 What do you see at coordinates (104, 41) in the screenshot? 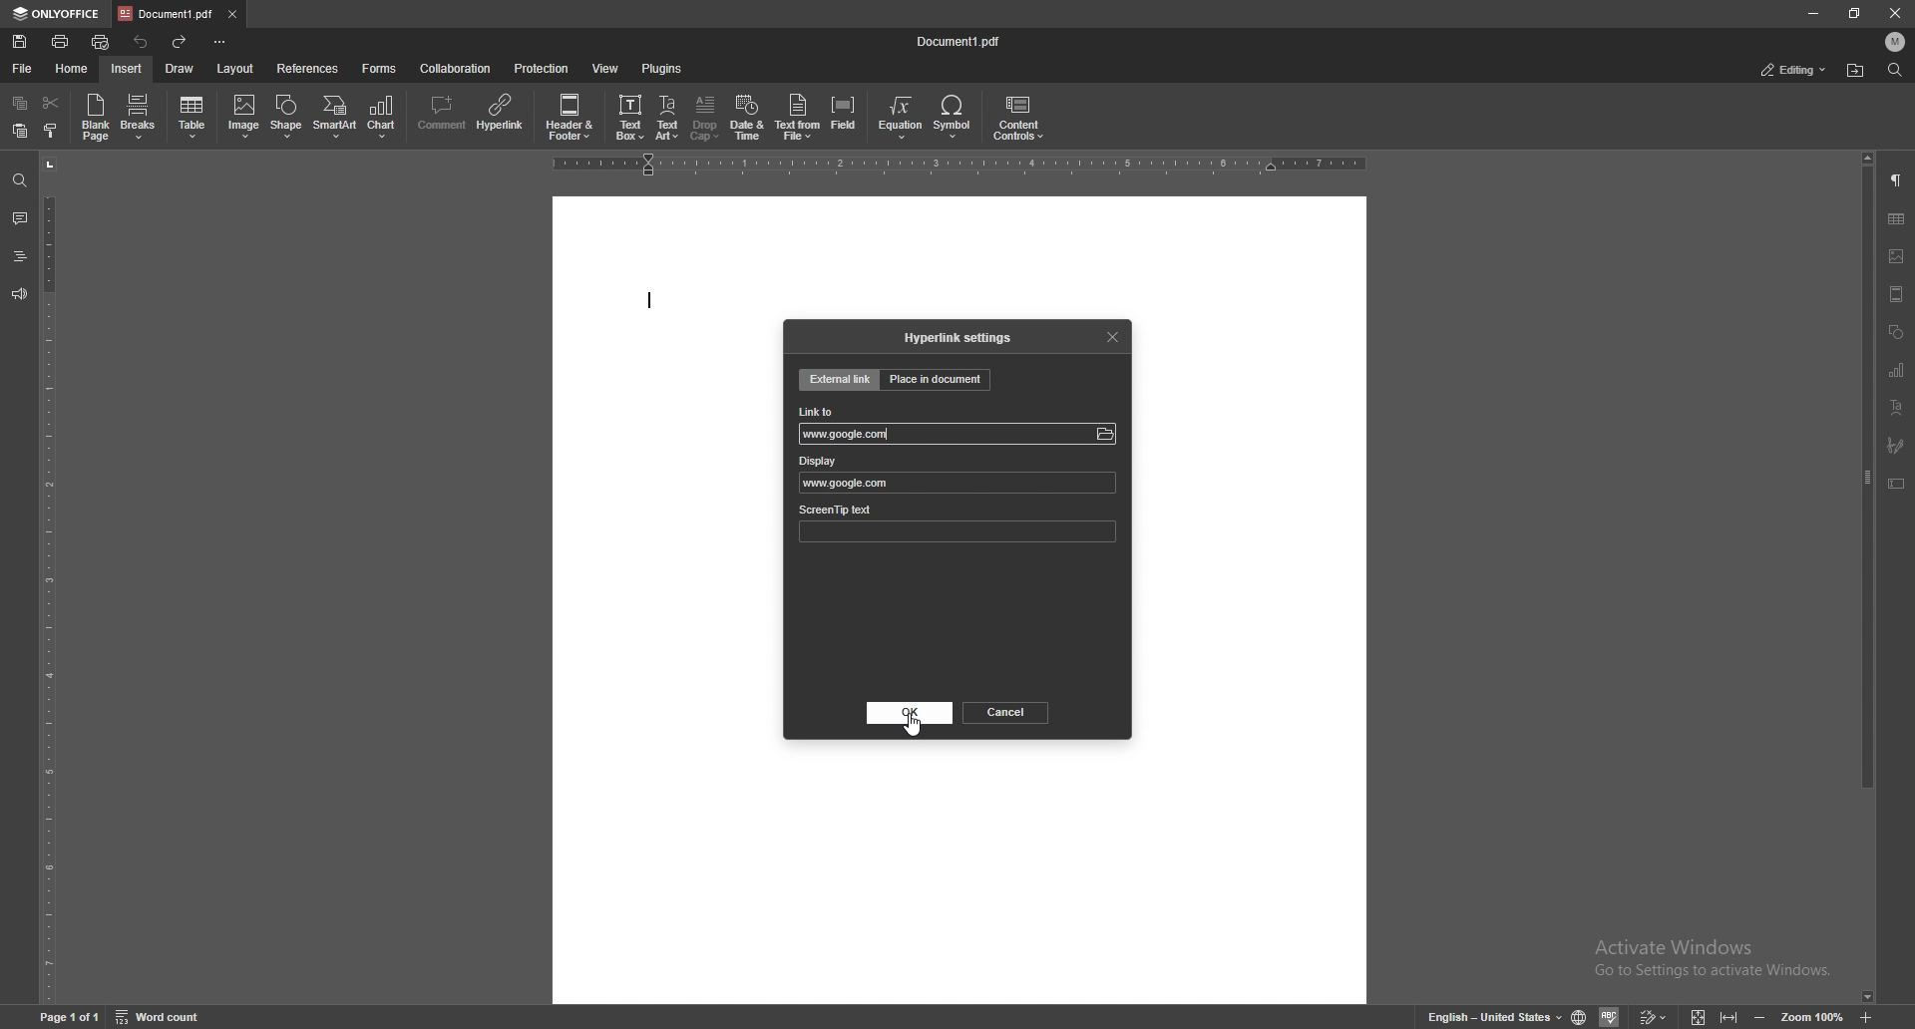
I see `quick print` at bounding box center [104, 41].